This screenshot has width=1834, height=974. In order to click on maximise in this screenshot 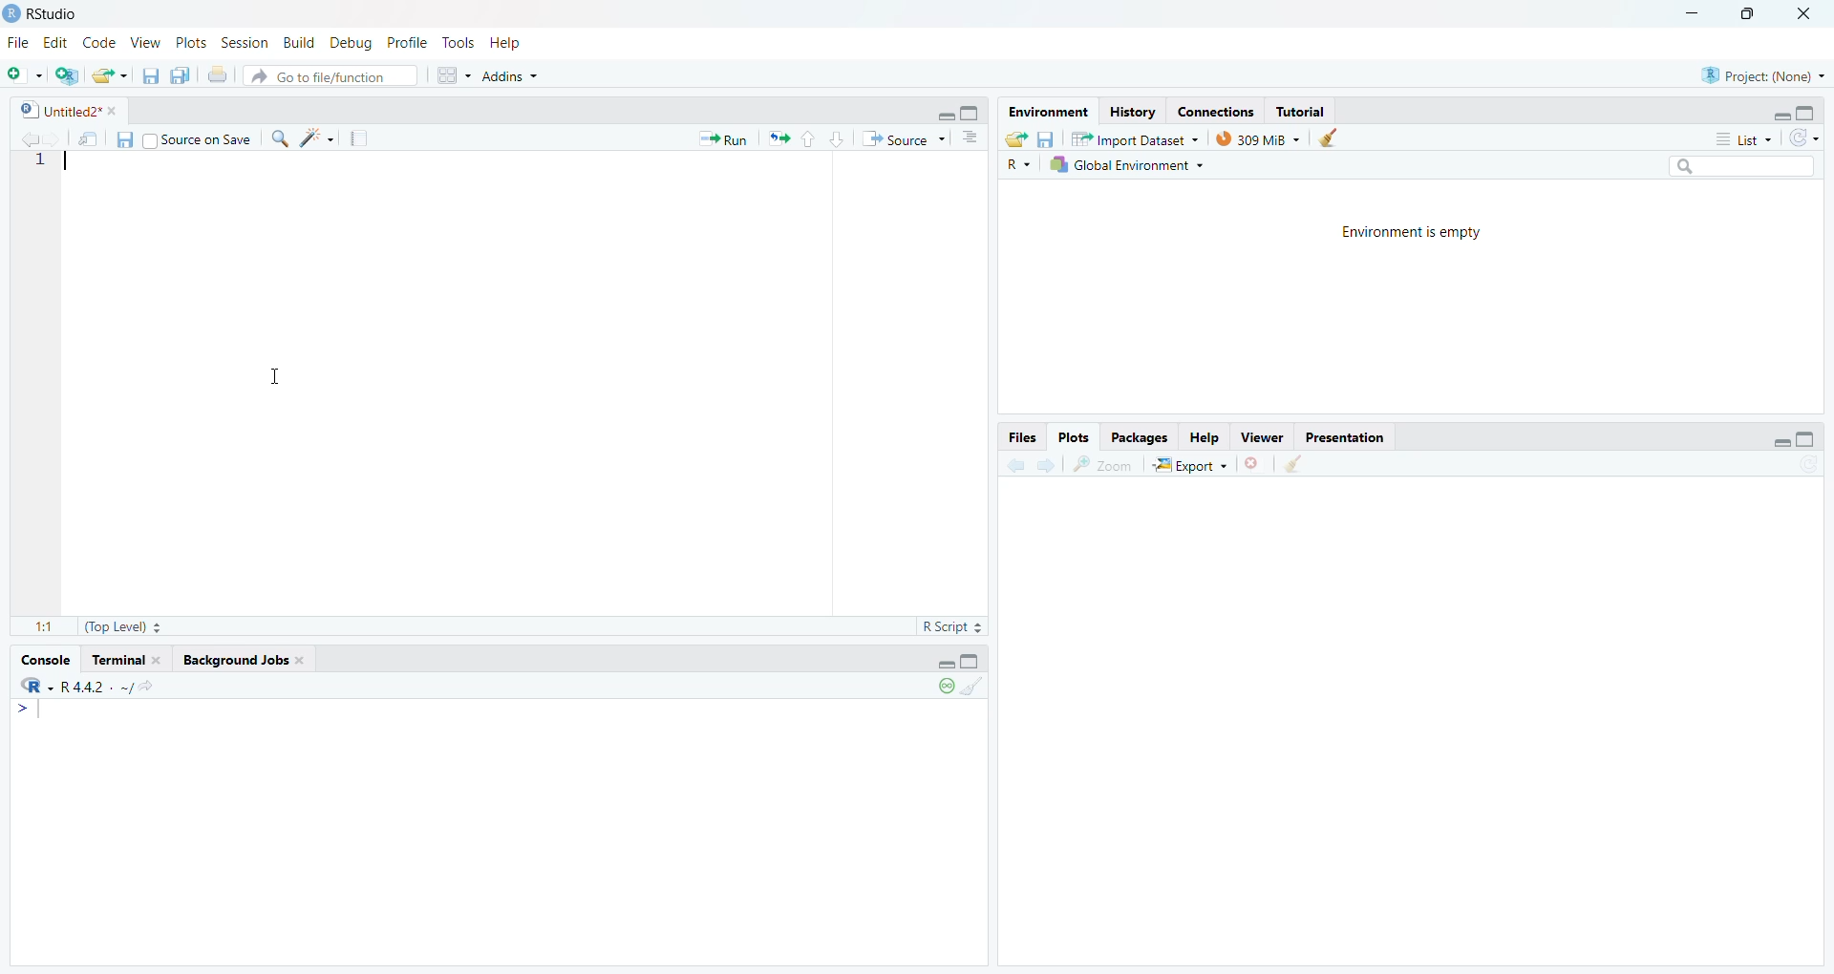, I will do `click(976, 663)`.